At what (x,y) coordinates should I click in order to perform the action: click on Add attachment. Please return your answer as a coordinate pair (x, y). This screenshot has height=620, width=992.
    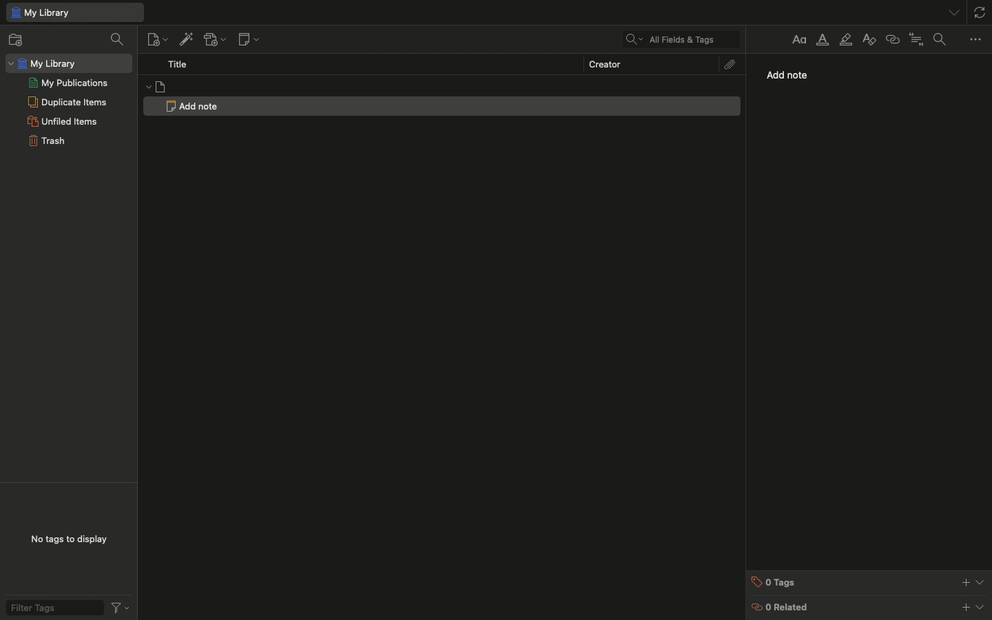
    Looking at the image, I should click on (215, 39).